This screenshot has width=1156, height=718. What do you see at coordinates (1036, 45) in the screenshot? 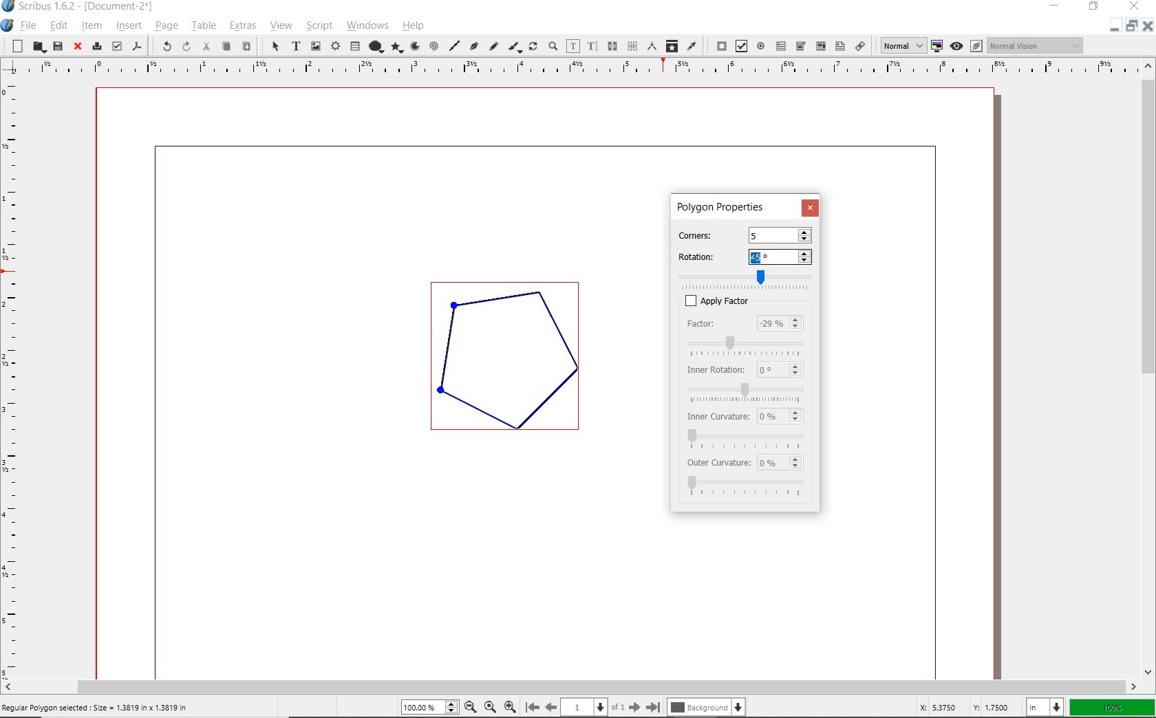
I see `visual appearance of display` at bounding box center [1036, 45].